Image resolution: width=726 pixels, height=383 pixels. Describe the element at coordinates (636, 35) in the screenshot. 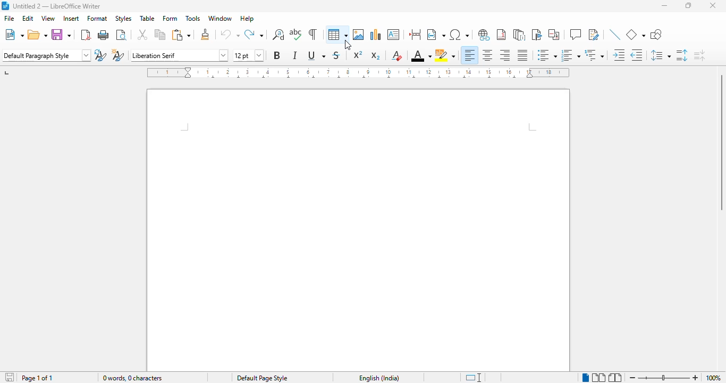

I see `basic shapes` at that location.